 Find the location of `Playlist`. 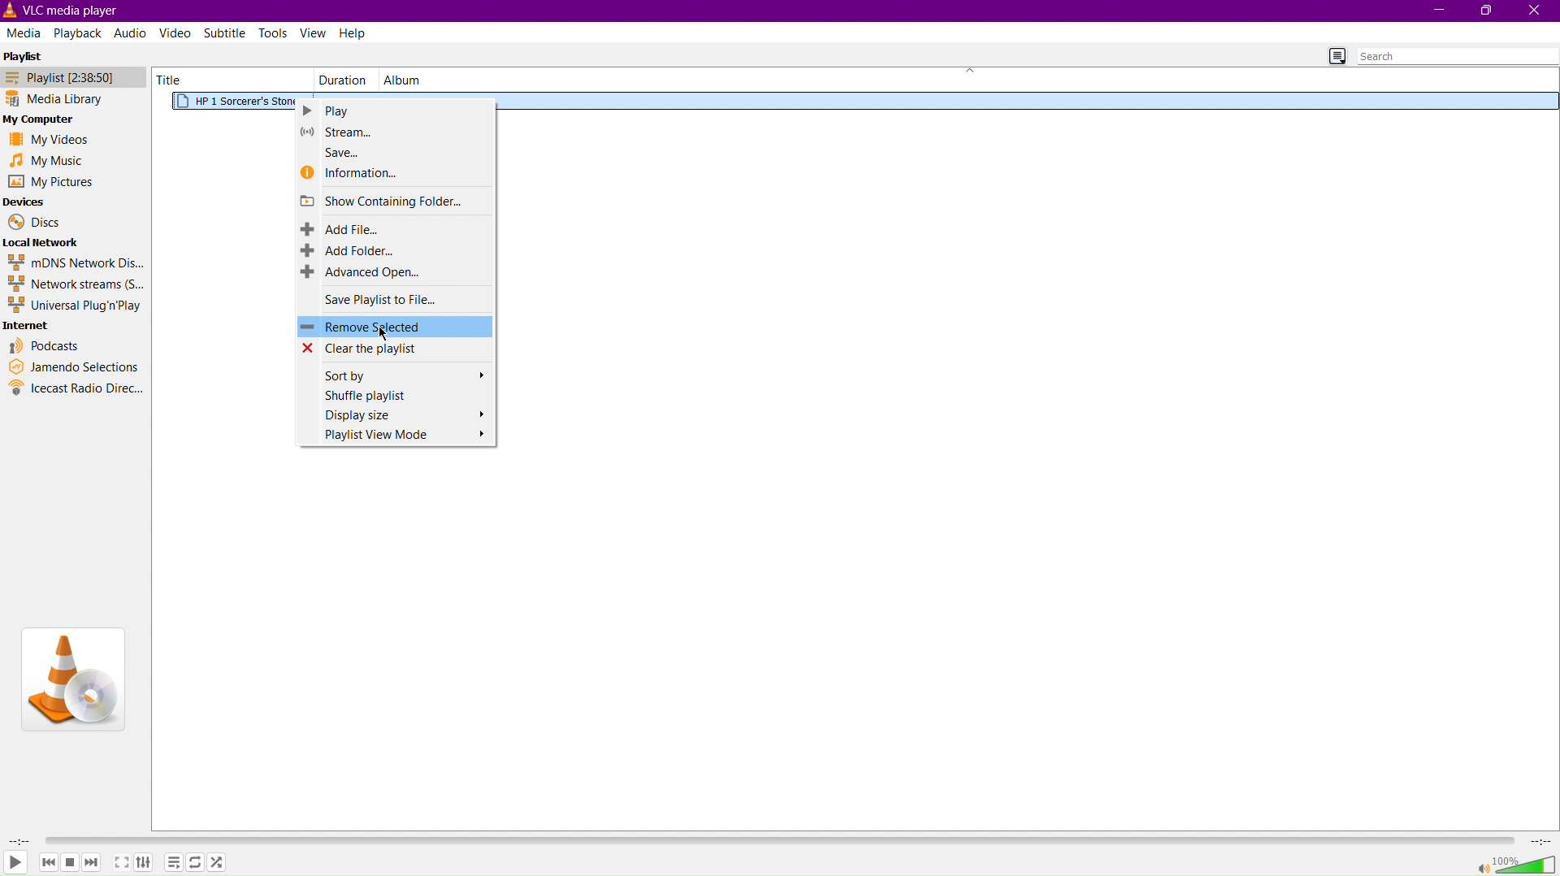

Playlist is located at coordinates (74, 76).